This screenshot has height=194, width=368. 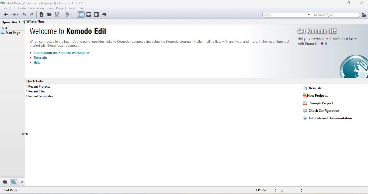 What do you see at coordinates (353, 66) in the screenshot?
I see `image` at bounding box center [353, 66].